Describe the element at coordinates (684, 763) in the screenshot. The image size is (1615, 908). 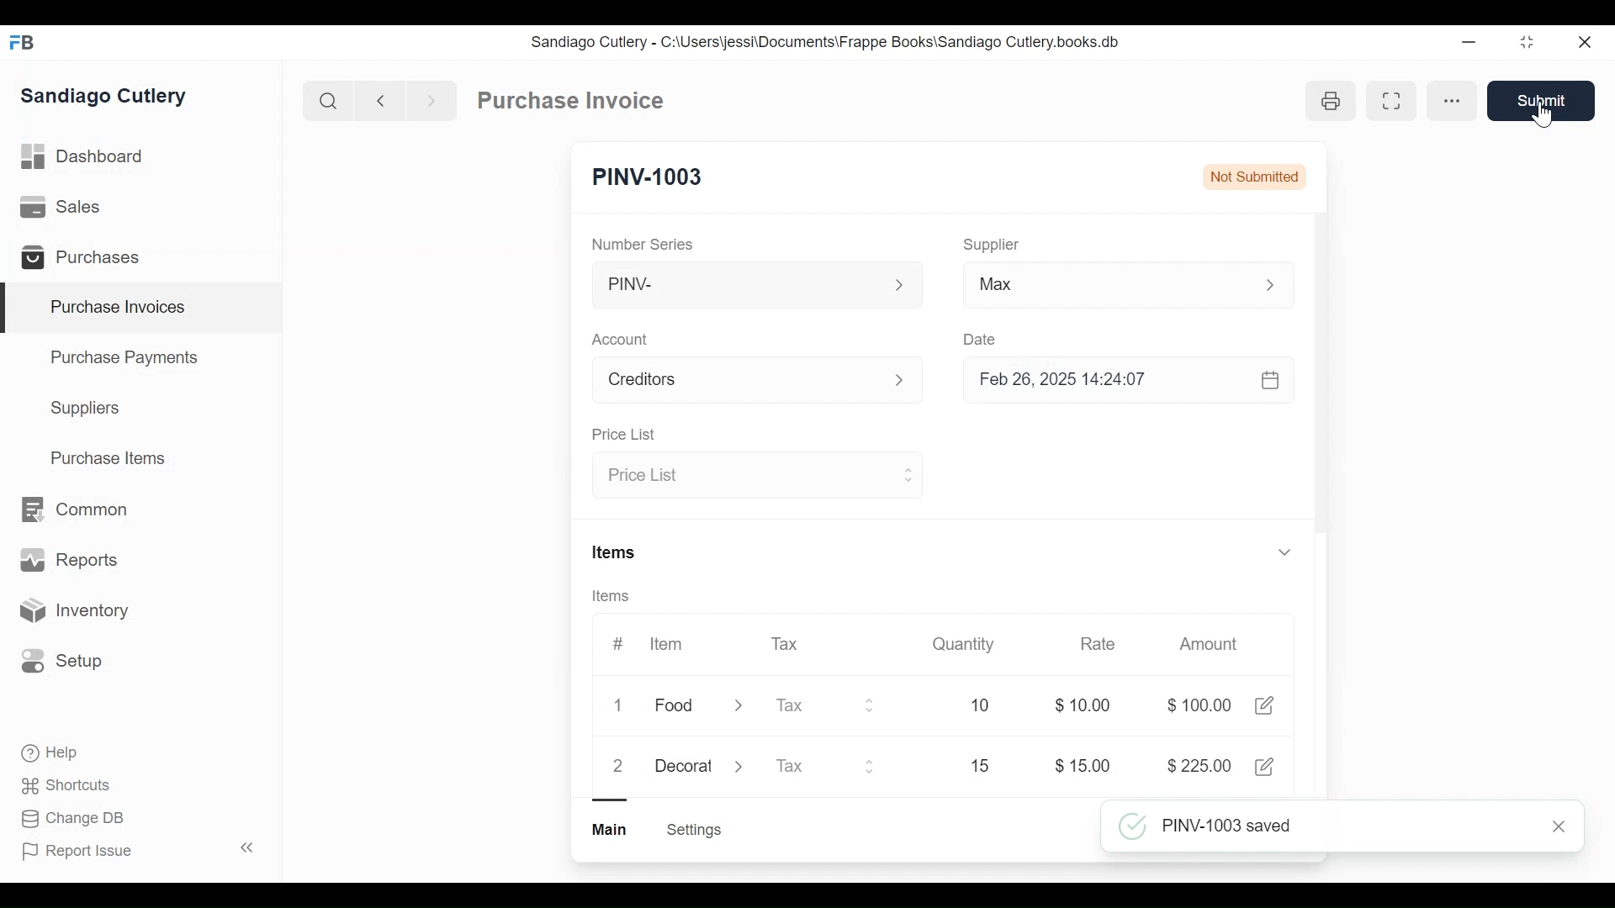
I see `Decorat` at that location.